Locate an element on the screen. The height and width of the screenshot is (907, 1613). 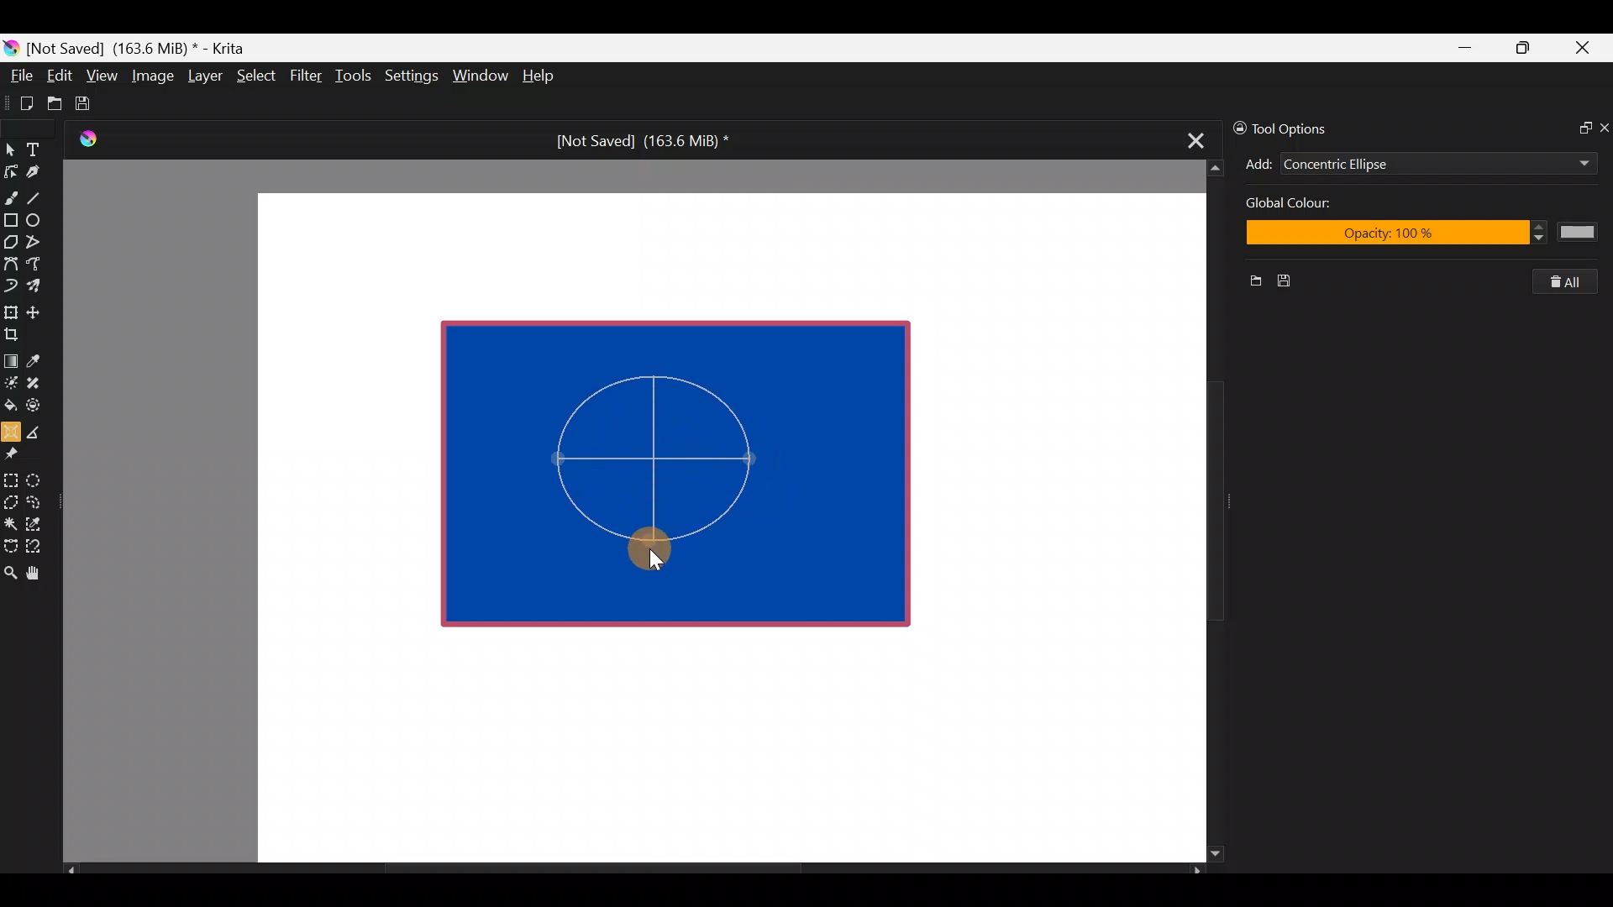
Filter is located at coordinates (307, 75).